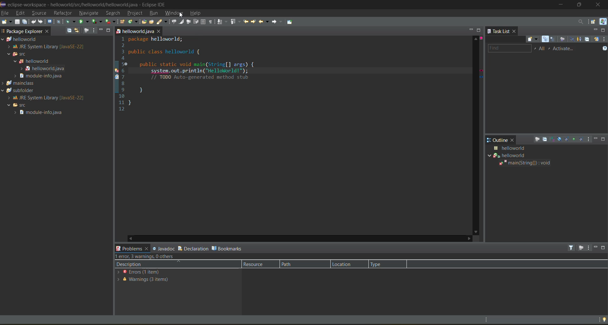  I want to click on redo, so click(41, 22).